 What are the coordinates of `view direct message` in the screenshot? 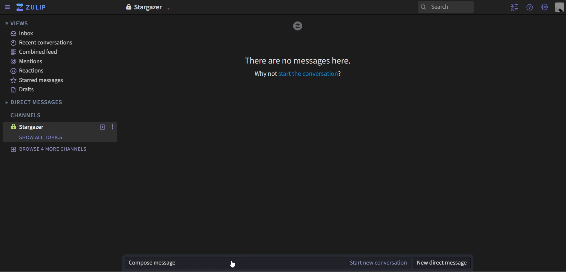 It's located at (442, 263).